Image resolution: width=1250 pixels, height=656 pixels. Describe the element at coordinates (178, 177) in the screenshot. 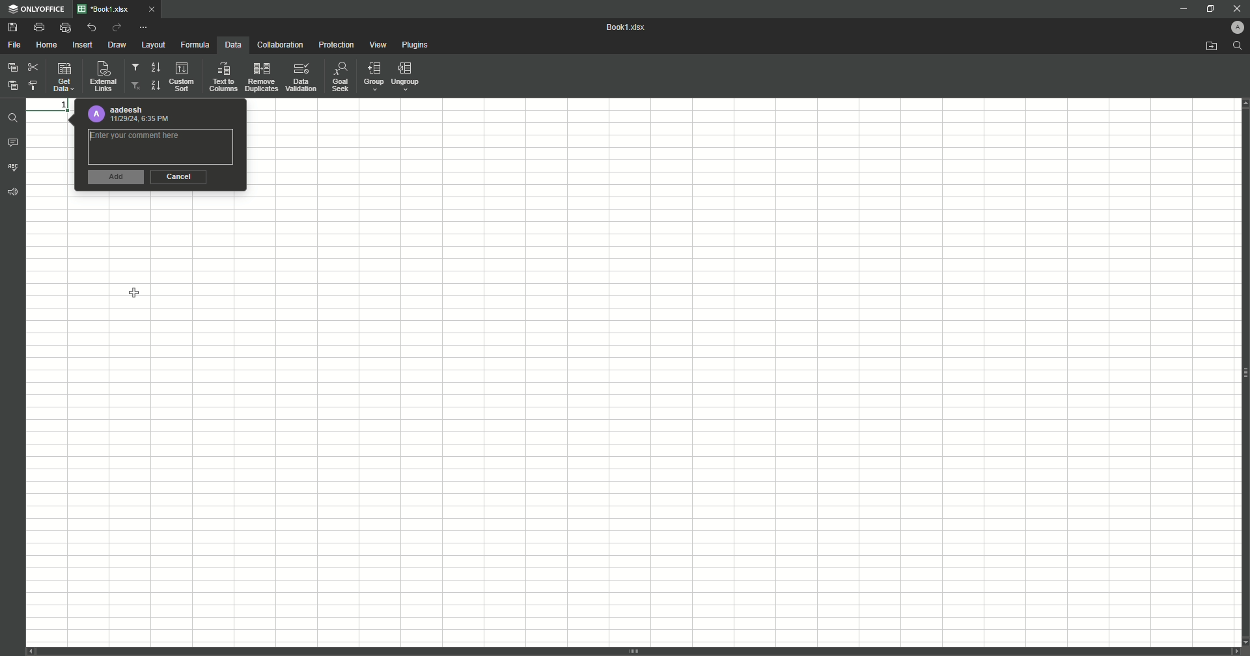

I see `Cancel` at that location.